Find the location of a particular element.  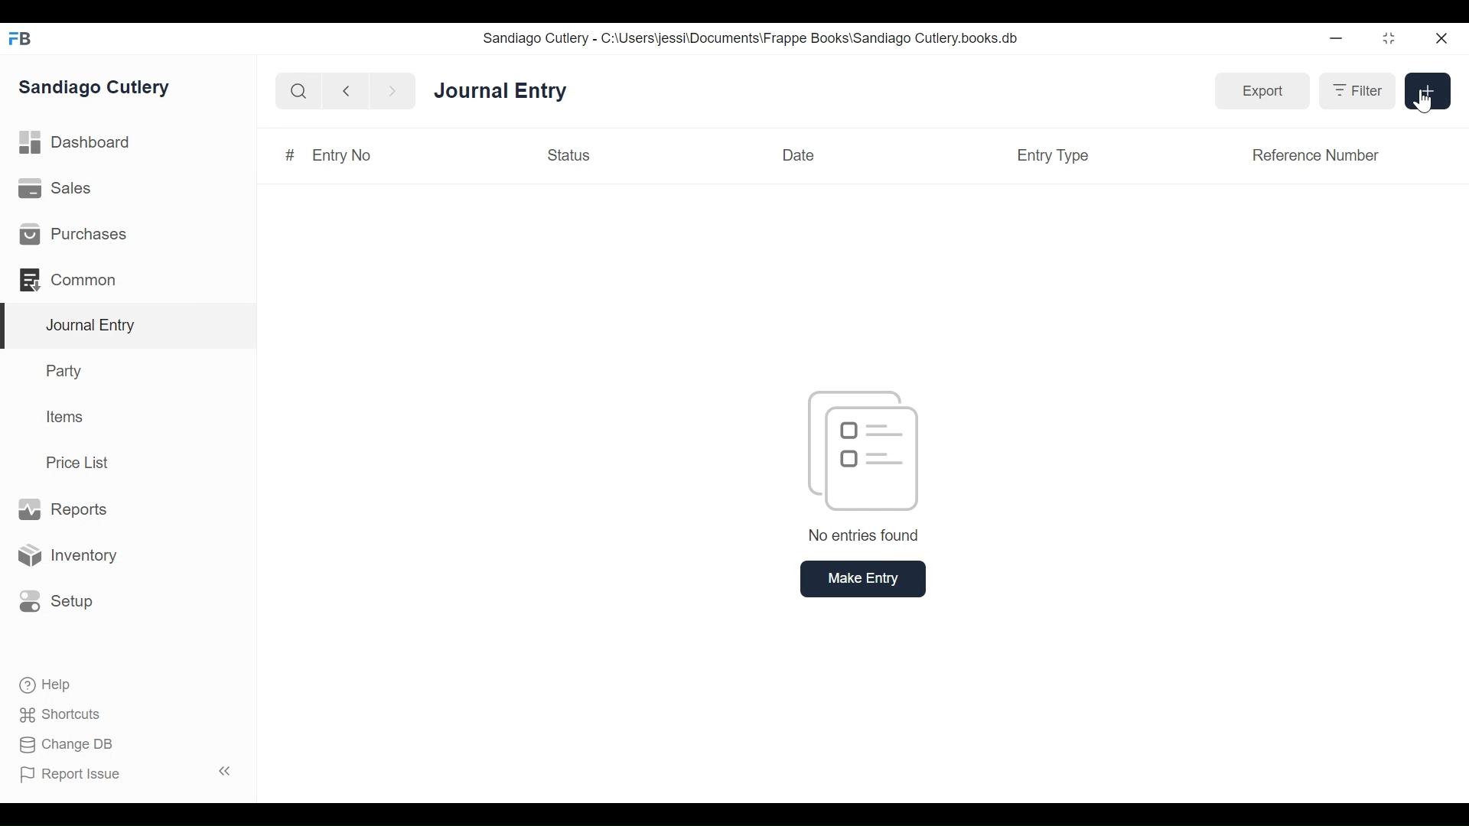

Entry Type is located at coordinates (1053, 158).